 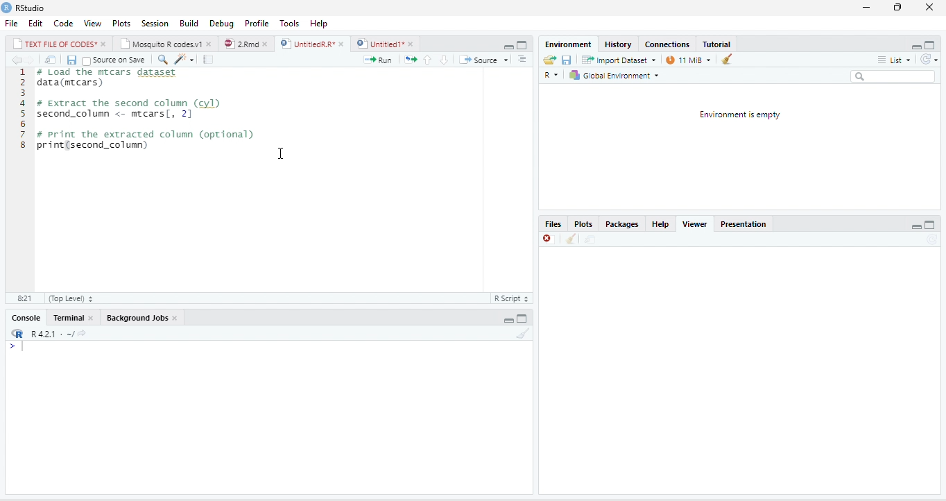 I want to click on minimize, so click(x=510, y=317).